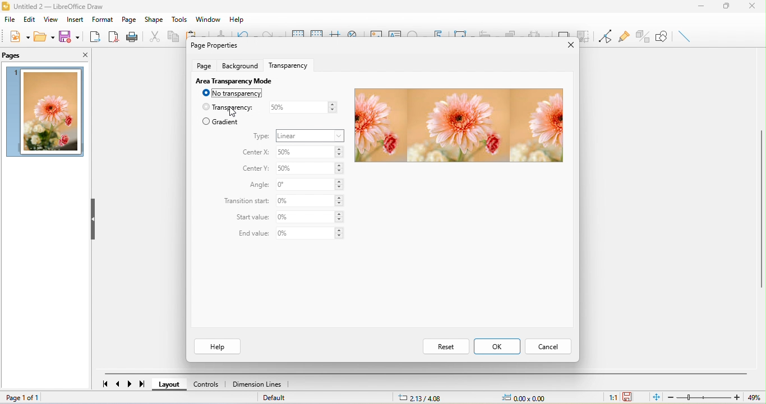 This screenshot has width=766, height=404. Describe the element at coordinates (178, 19) in the screenshot. I see `tools` at that location.